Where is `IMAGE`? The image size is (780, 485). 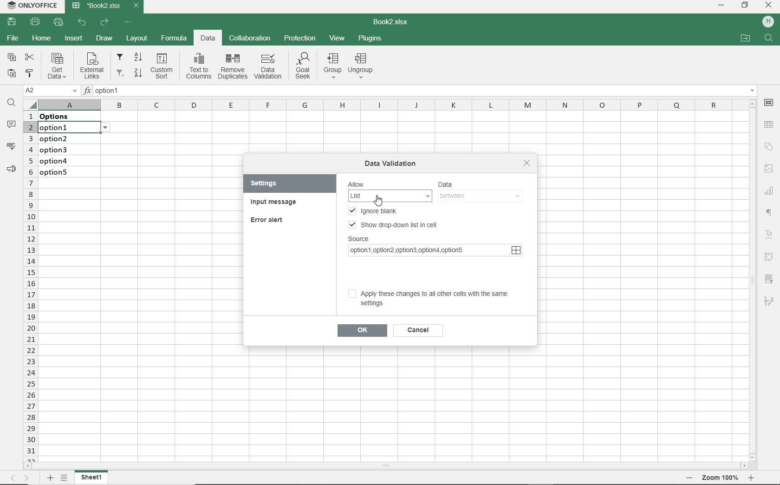
IMAGE is located at coordinates (770, 169).